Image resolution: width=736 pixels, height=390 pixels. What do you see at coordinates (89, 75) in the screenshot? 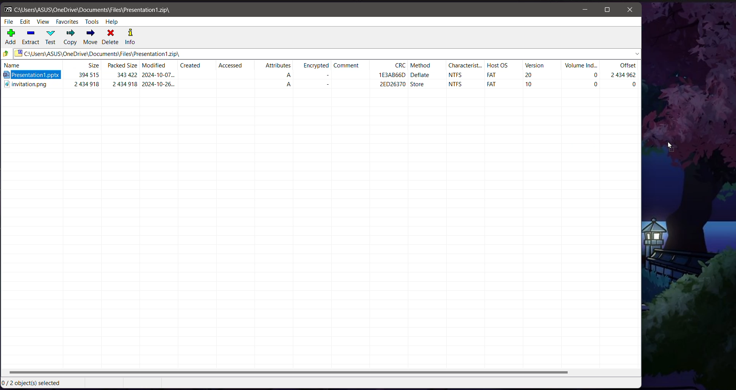
I see `394515` at bounding box center [89, 75].